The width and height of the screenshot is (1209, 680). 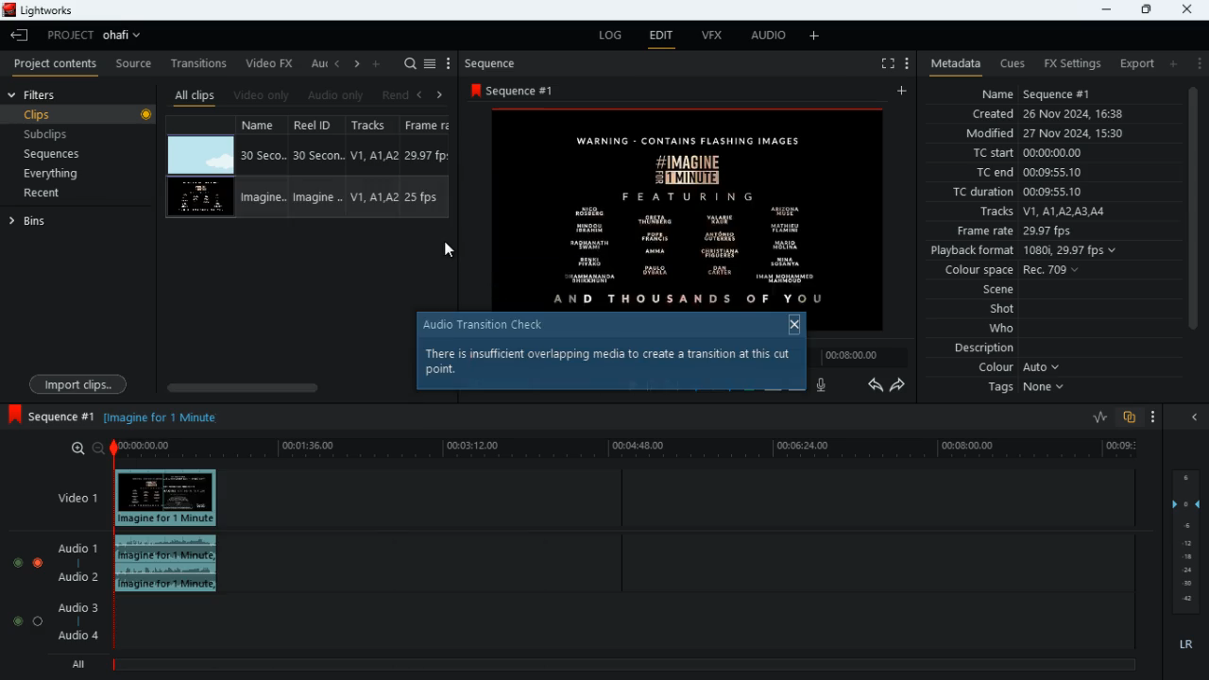 What do you see at coordinates (172, 565) in the screenshot?
I see `audio` at bounding box center [172, 565].